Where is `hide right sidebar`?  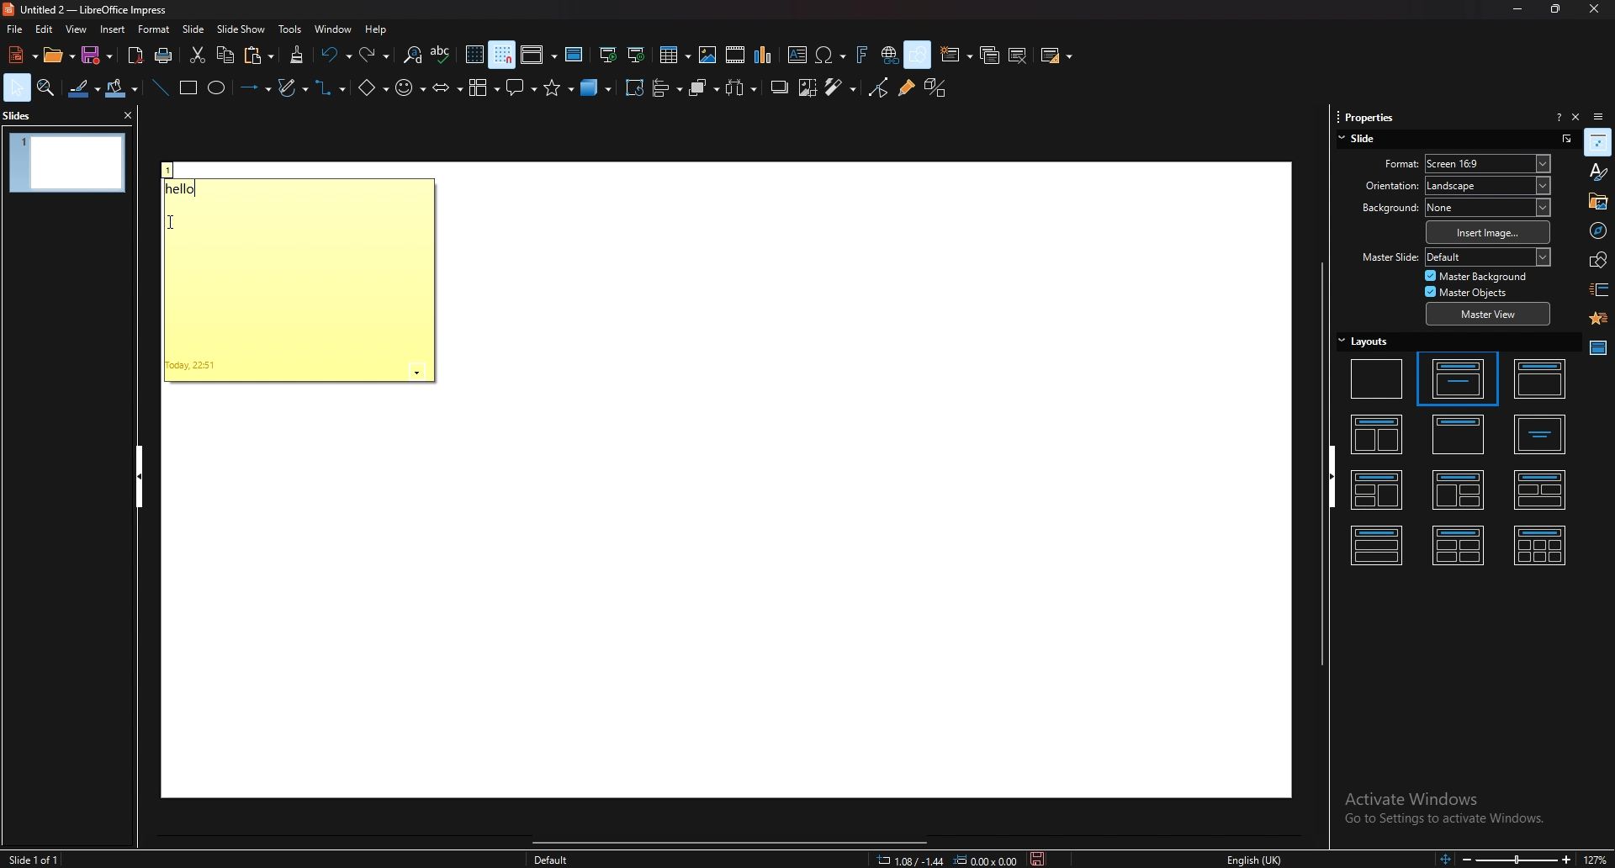
hide right sidebar is located at coordinates (1338, 475).